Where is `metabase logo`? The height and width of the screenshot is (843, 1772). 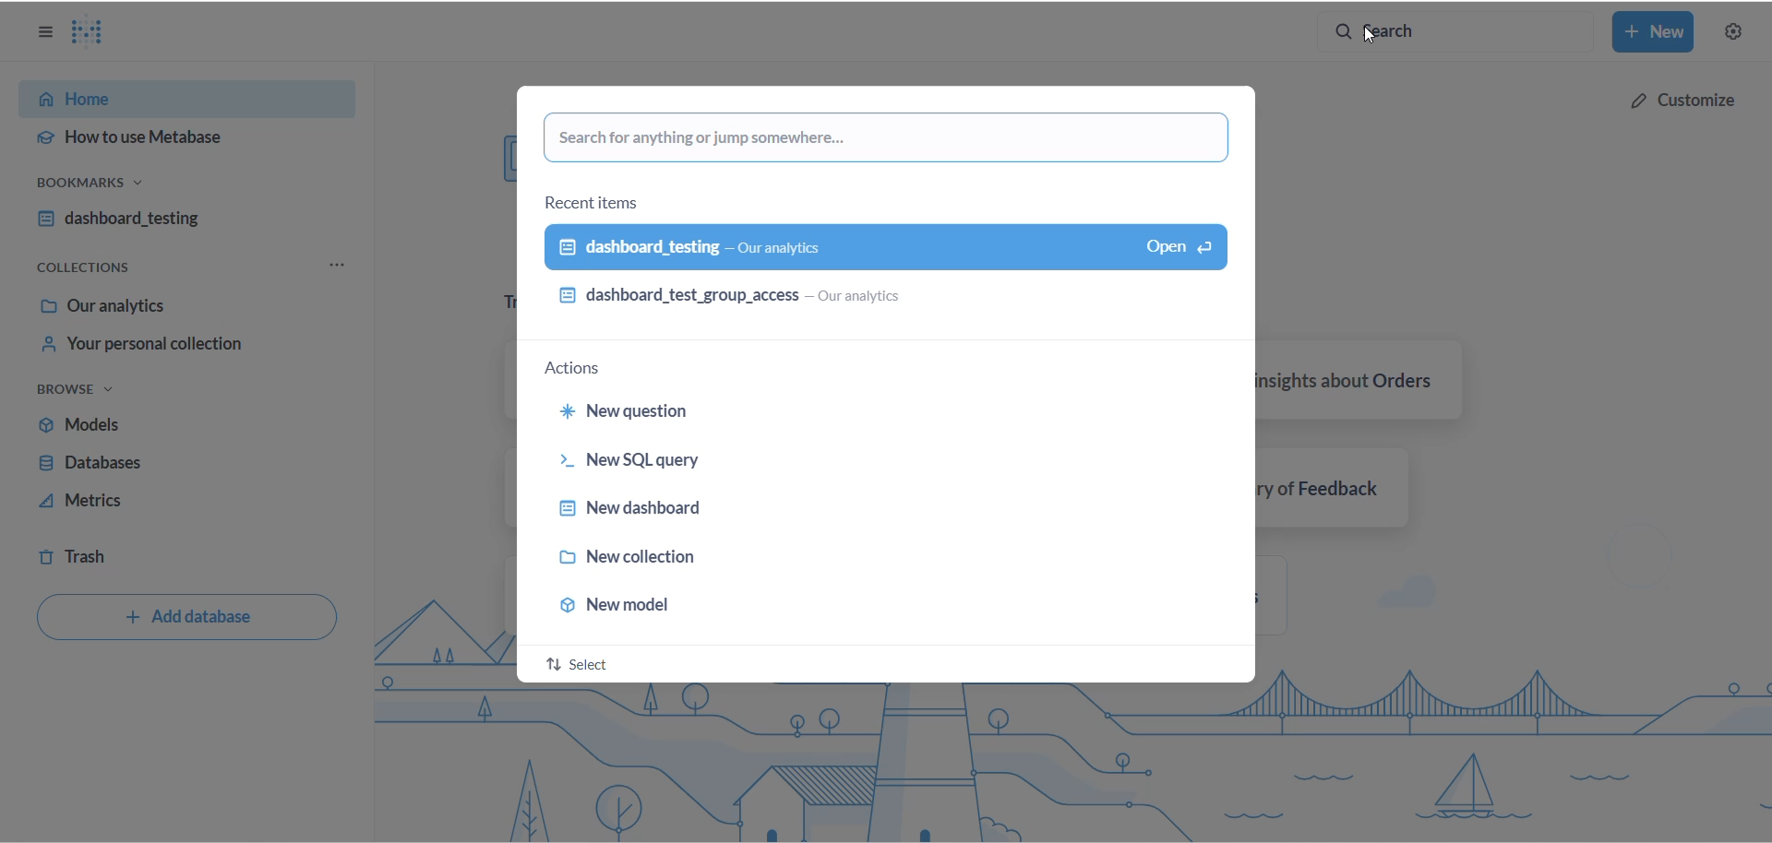 metabase logo is located at coordinates (96, 33).